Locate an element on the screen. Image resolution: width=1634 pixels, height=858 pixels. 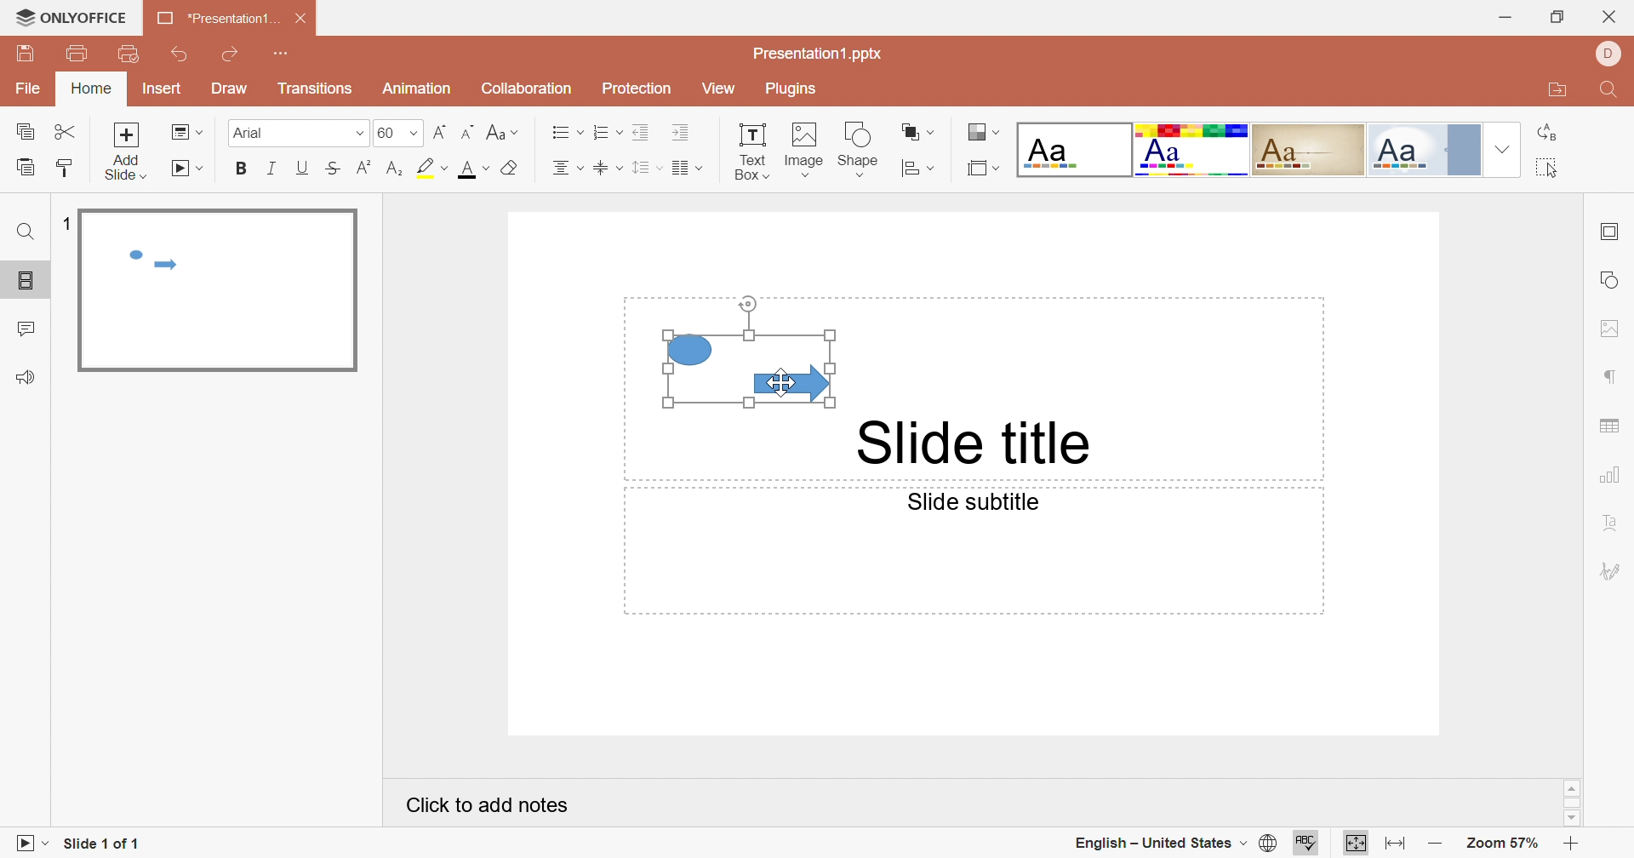
*Presentation1... is located at coordinates (220, 20).